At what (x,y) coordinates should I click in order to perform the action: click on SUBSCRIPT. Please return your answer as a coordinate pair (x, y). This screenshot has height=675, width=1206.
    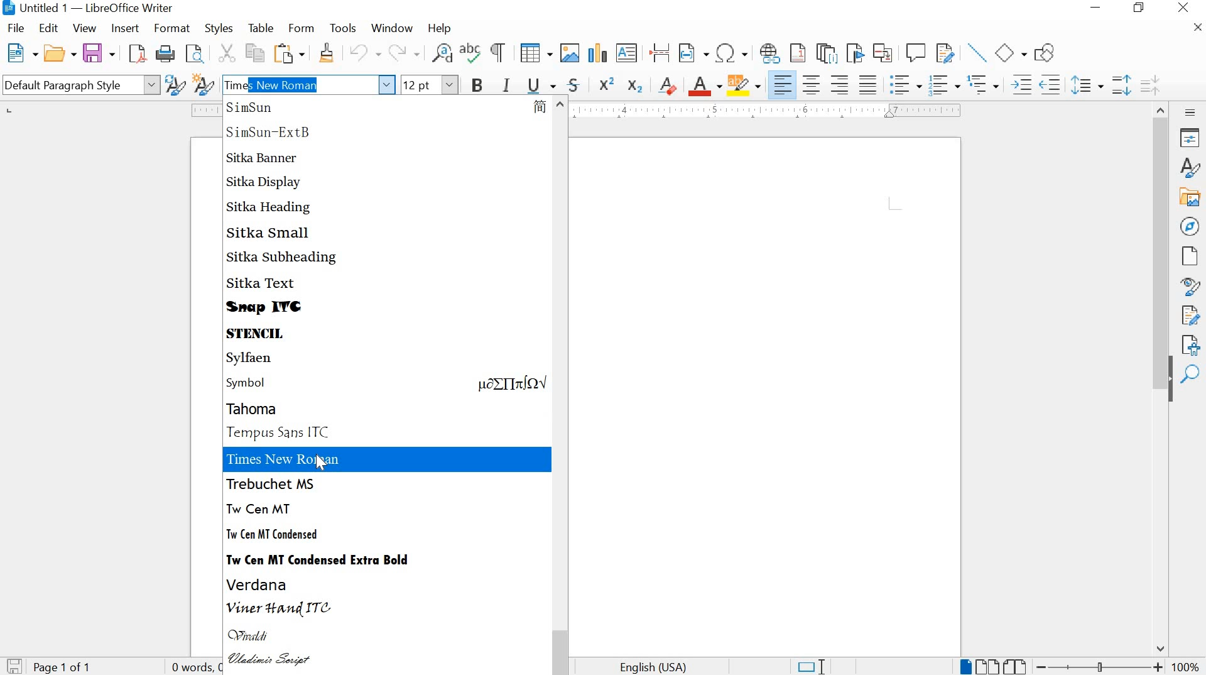
    Looking at the image, I should click on (636, 84).